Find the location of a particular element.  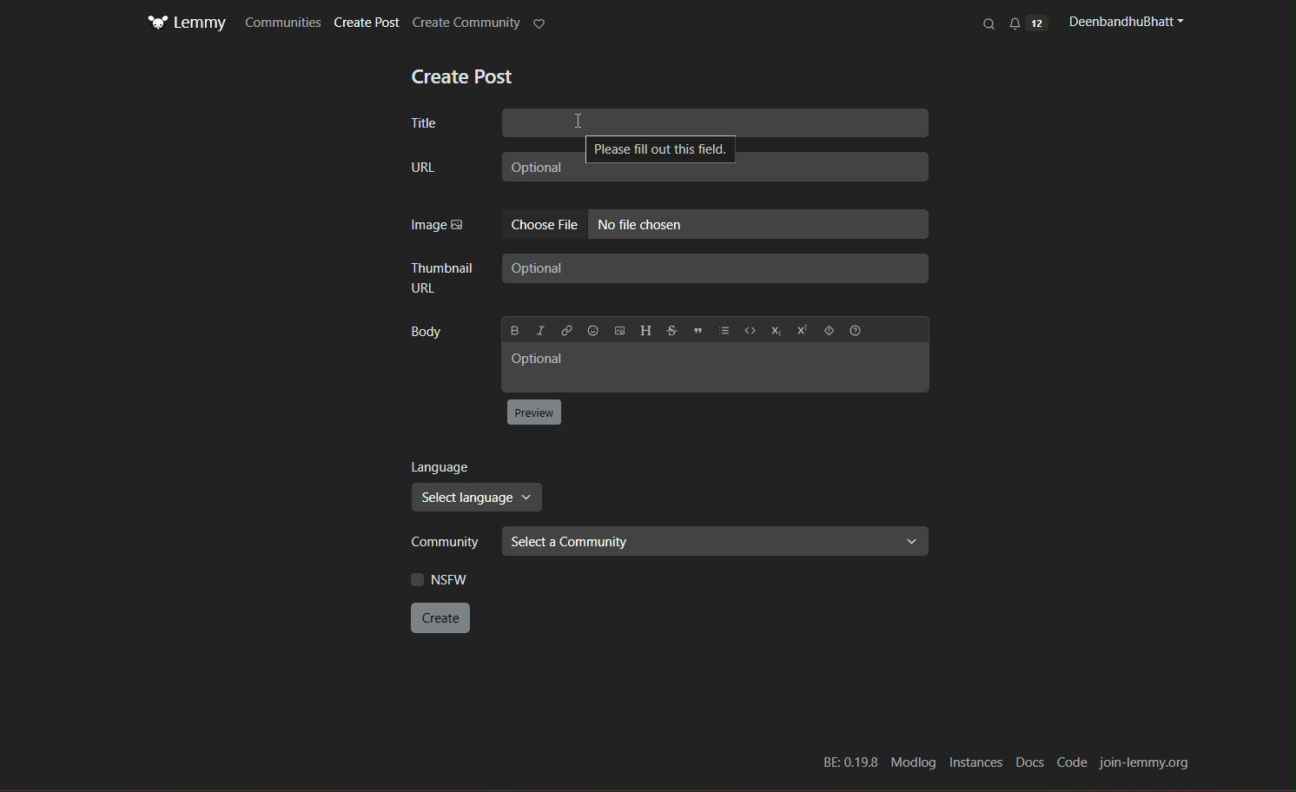

join-lemmy.org is located at coordinates (1145, 764).